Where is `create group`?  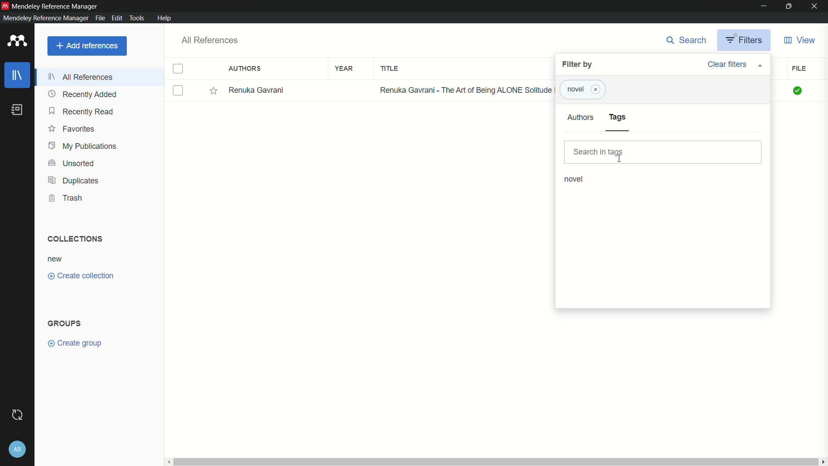
create group is located at coordinates (74, 343).